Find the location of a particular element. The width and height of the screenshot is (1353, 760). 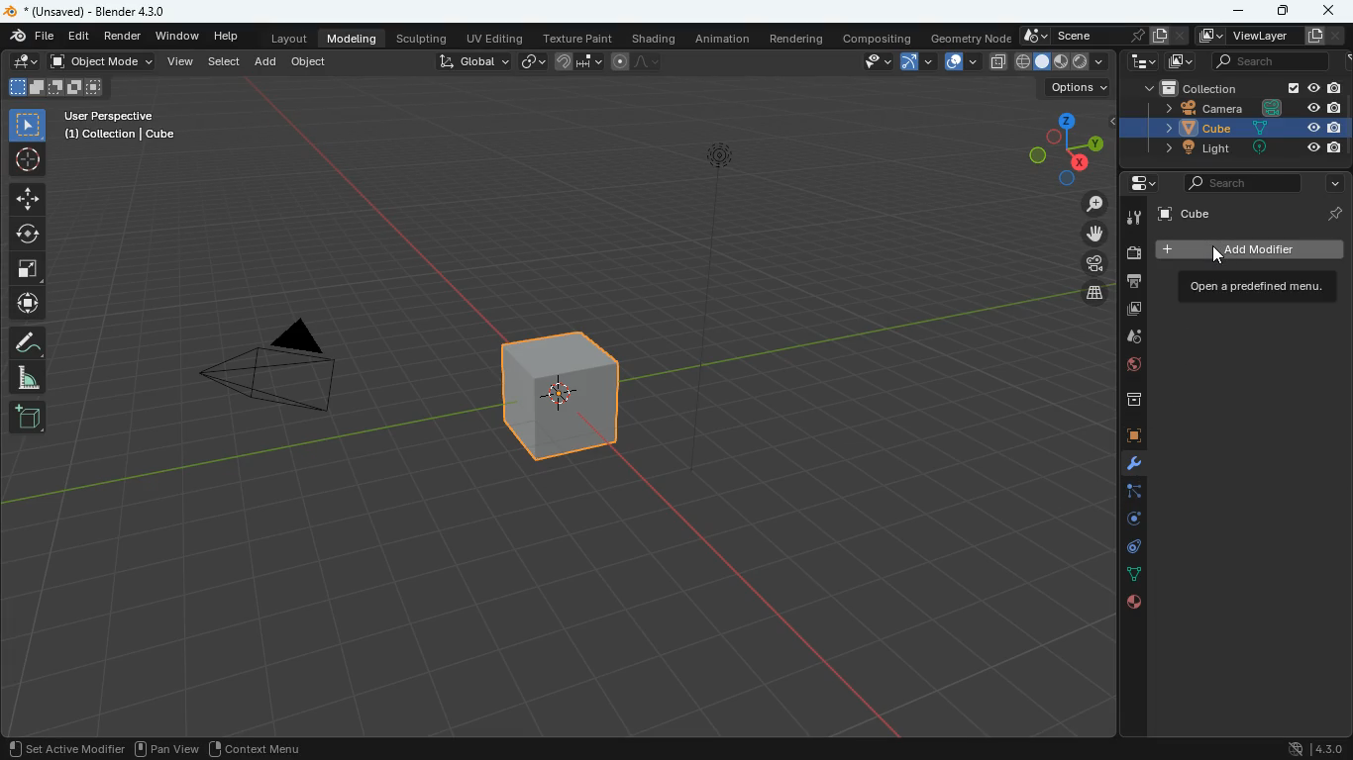

minimize is located at coordinates (1236, 12).